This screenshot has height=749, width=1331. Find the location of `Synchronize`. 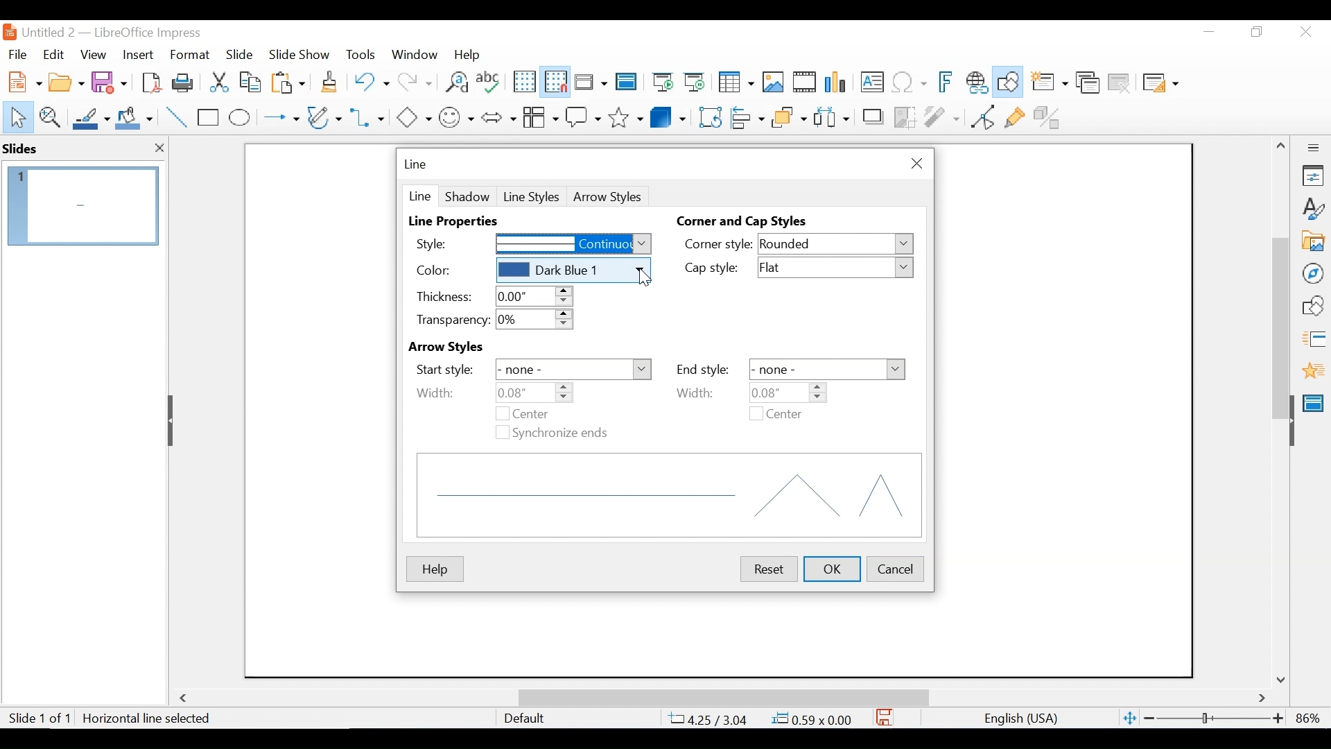

Synchronize is located at coordinates (562, 433).